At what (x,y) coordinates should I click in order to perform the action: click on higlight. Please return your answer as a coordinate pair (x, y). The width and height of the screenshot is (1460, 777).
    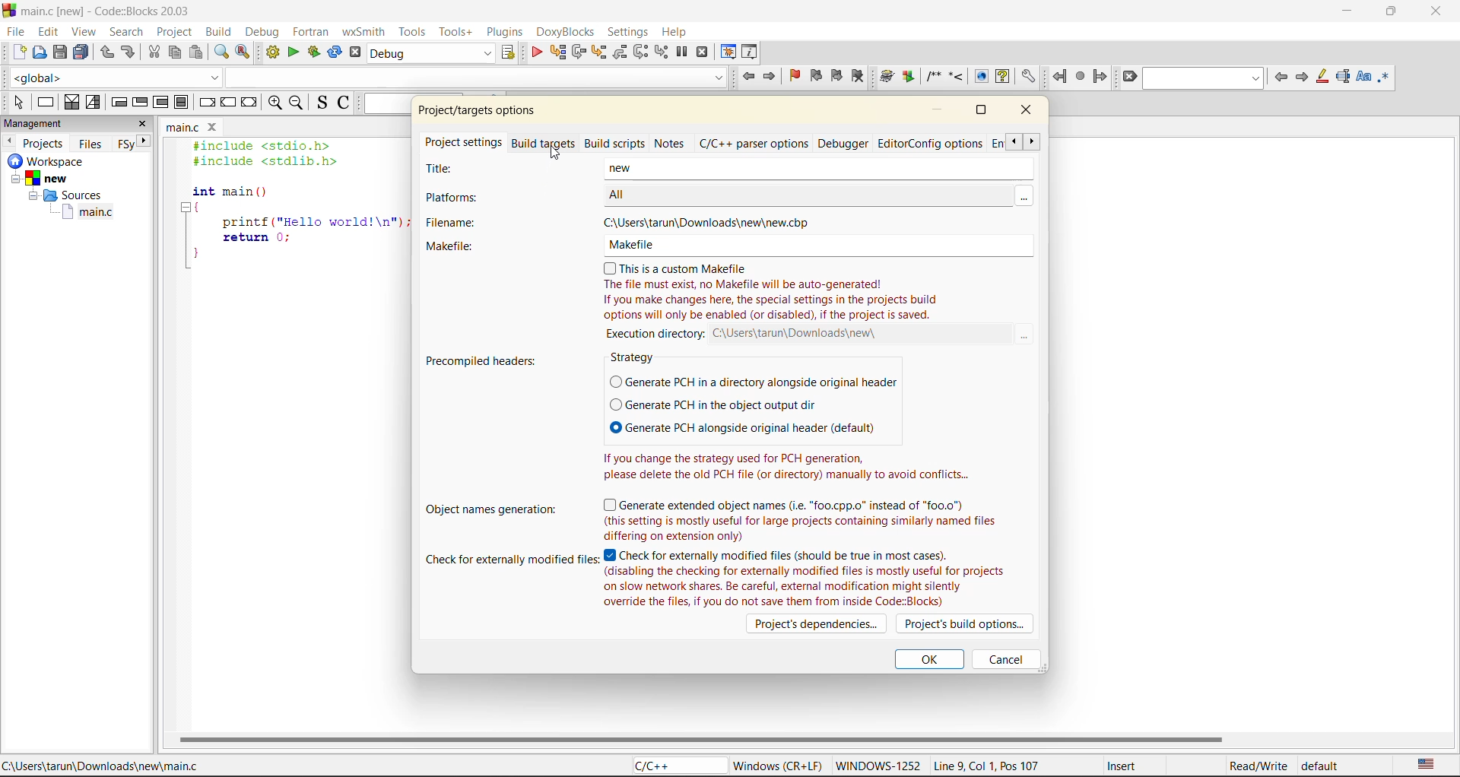
    Looking at the image, I should click on (1323, 77).